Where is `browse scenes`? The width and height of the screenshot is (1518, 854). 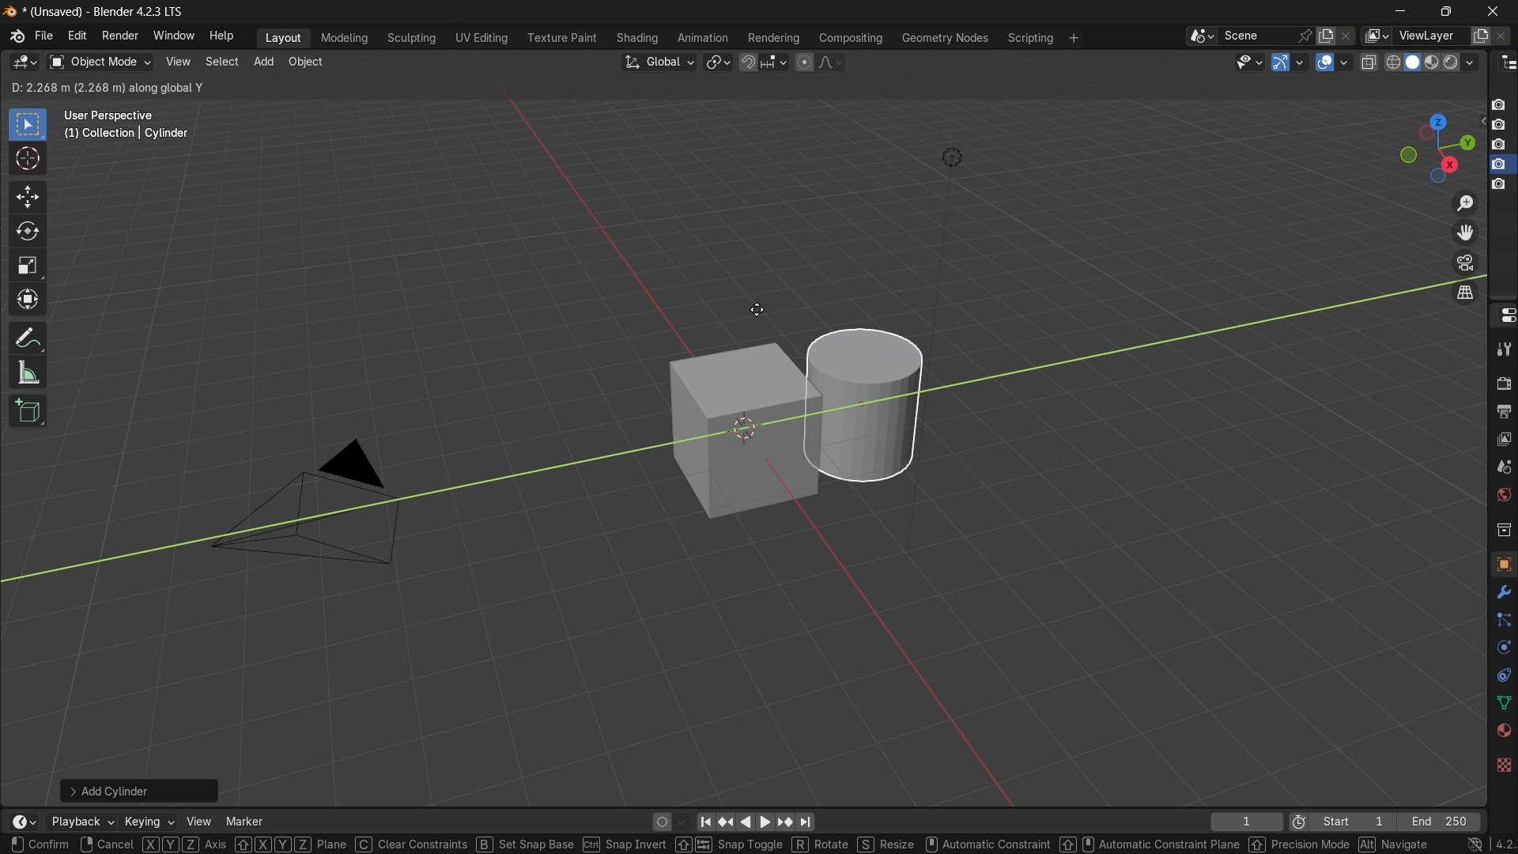
browse scenes is located at coordinates (1200, 36).